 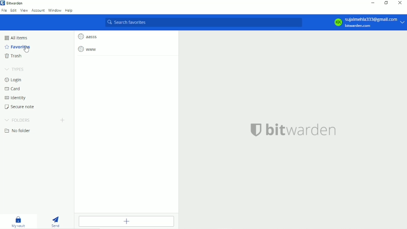 What do you see at coordinates (204, 23) in the screenshot?
I see `Search vault` at bounding box center [204, 23].